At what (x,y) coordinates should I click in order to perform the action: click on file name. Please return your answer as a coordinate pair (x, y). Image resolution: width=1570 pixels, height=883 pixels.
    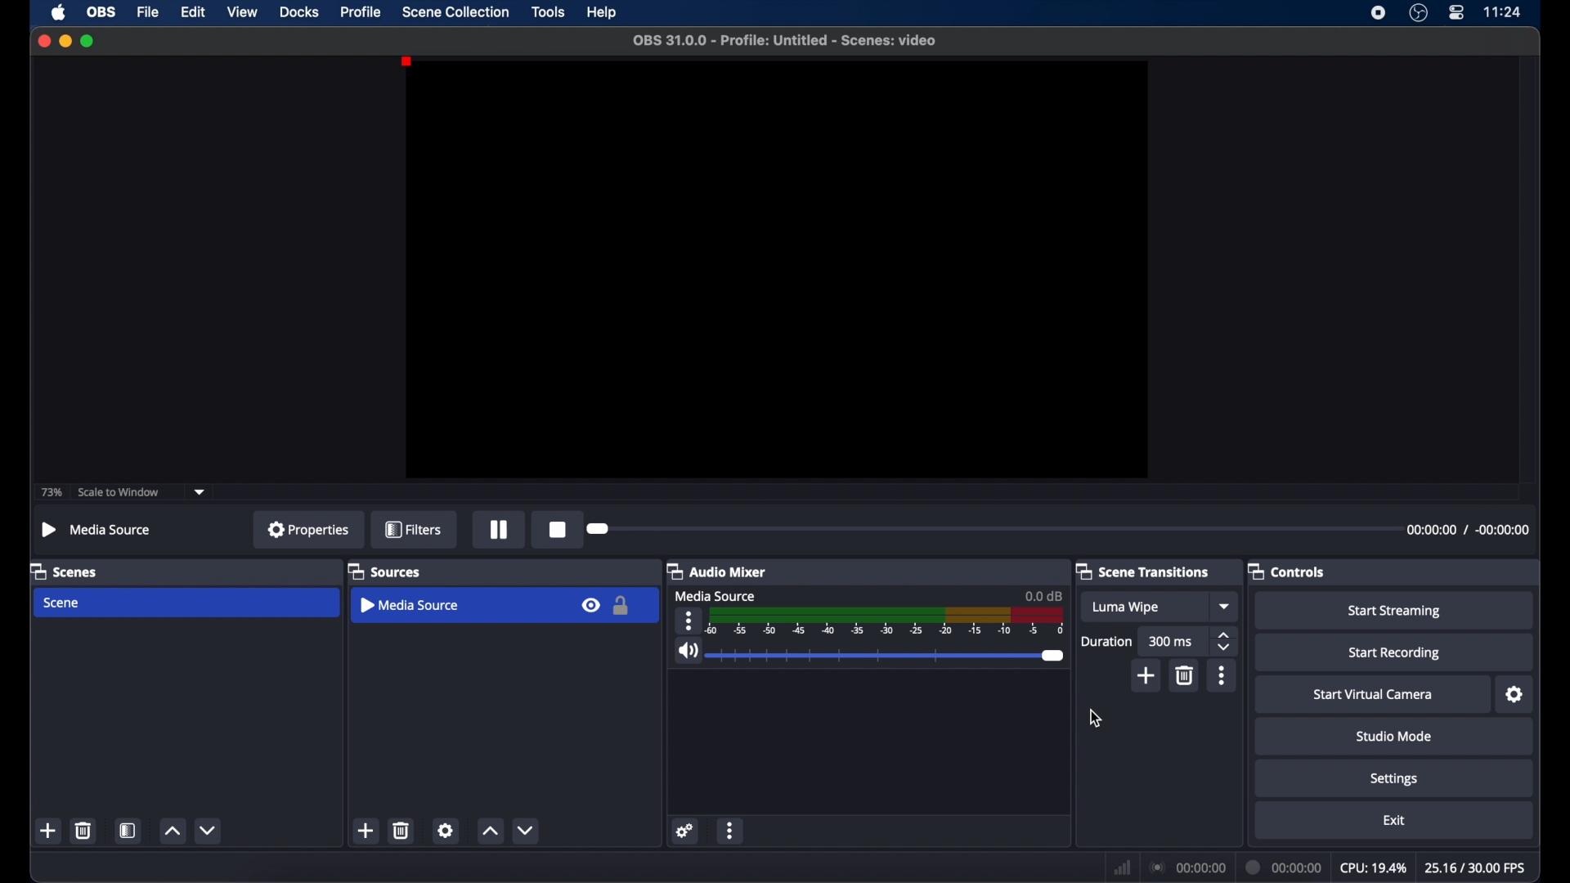
    Looking at the image, I should click on (784, 41).